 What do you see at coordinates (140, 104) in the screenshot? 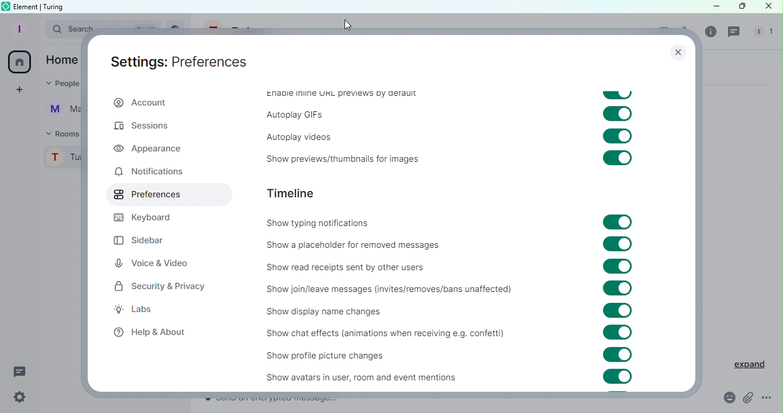
I see `Account` at bounding box center [140, 104].